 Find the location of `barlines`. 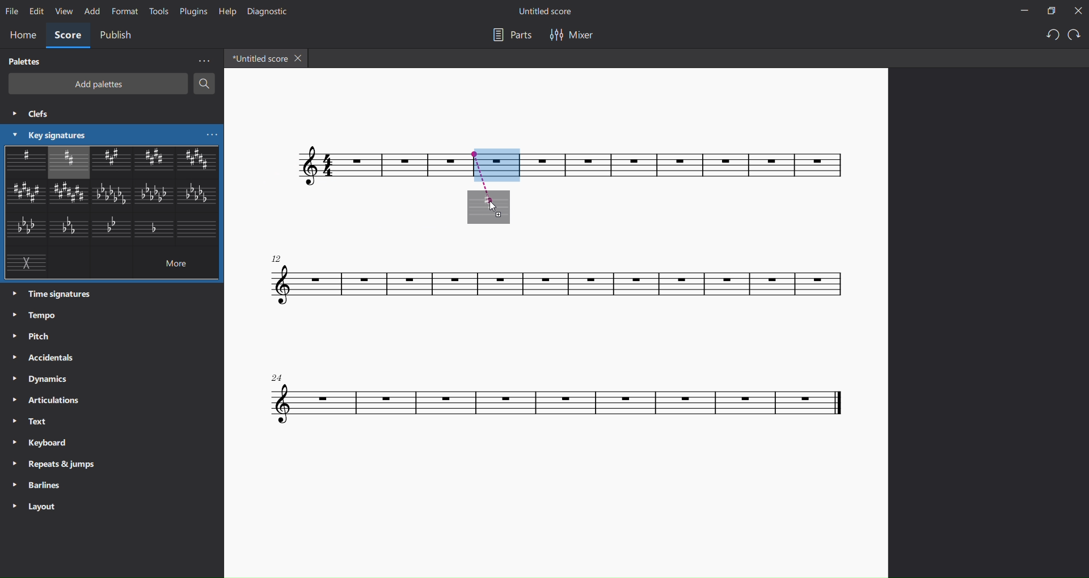

barlines is located at coordinates (37, 486).